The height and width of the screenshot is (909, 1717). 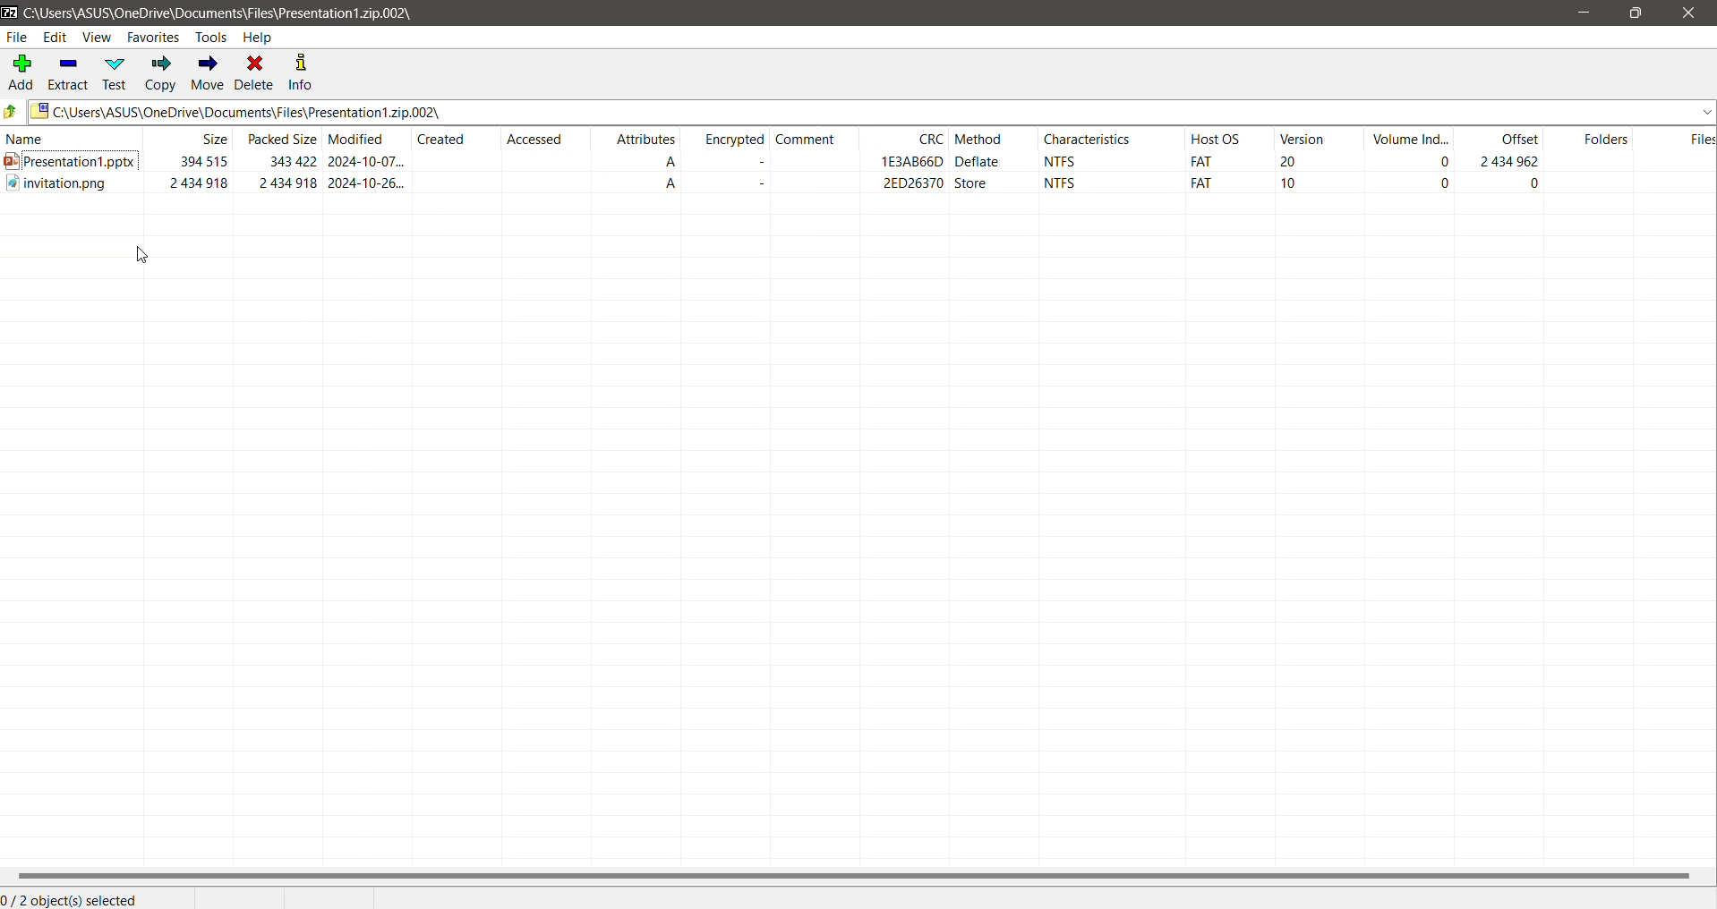 I want to click on Move Up one level, so click(x=13, y=111).